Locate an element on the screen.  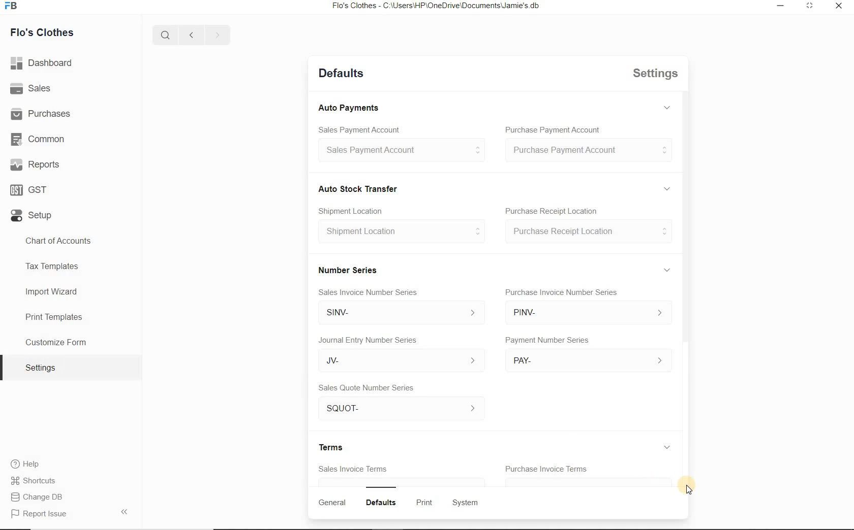
Print is located at coordinates (422, 501).